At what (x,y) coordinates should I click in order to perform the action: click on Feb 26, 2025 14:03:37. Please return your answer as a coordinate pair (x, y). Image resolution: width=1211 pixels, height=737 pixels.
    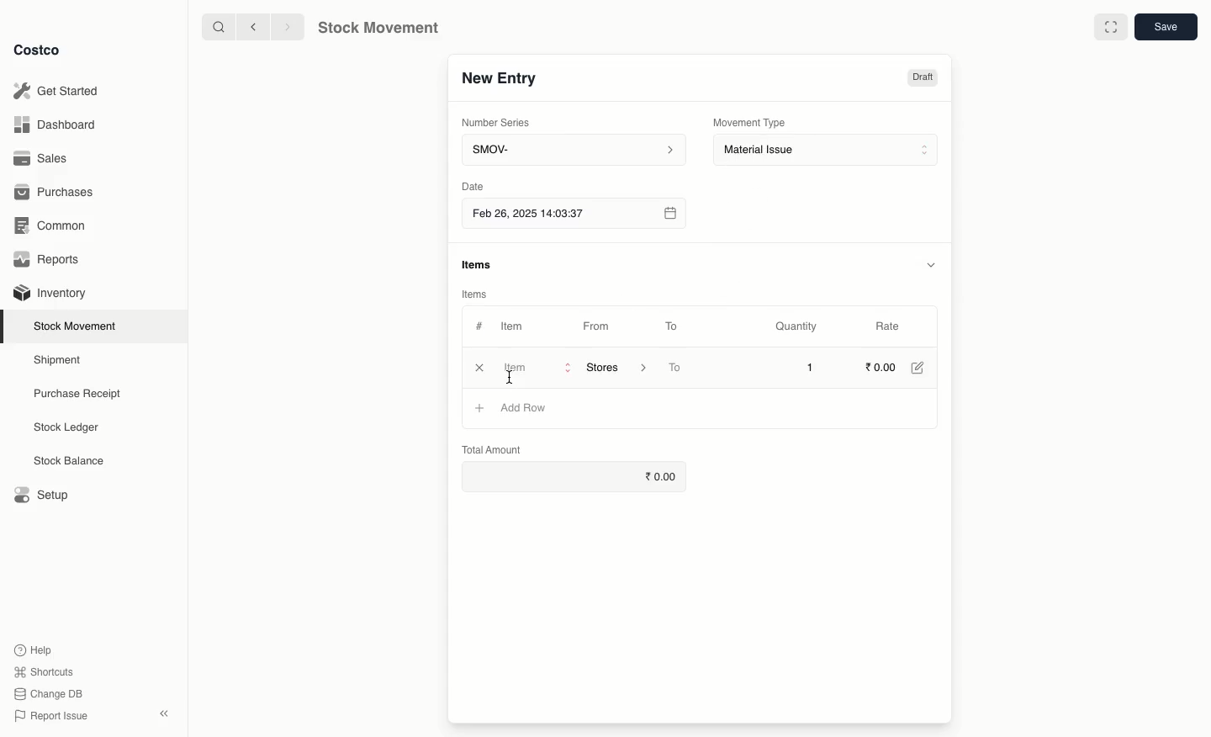
    Looking at the image, I should click on (573, 215).